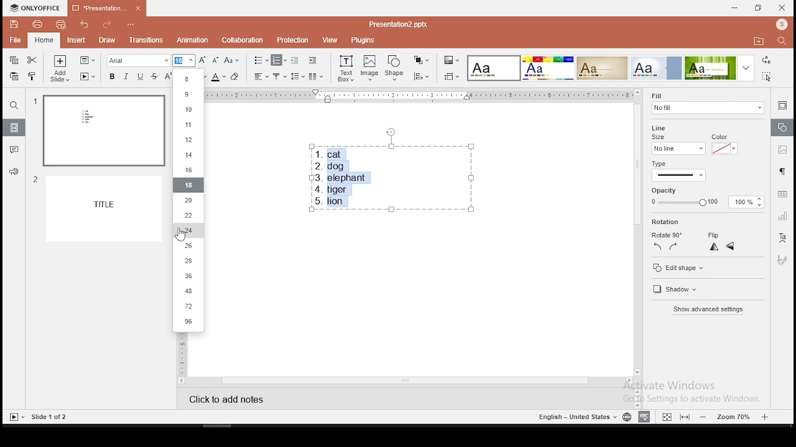  What do you see at coordinates (189, 248) in the screenshot?
I see `26` at bounding box center [189, 248].